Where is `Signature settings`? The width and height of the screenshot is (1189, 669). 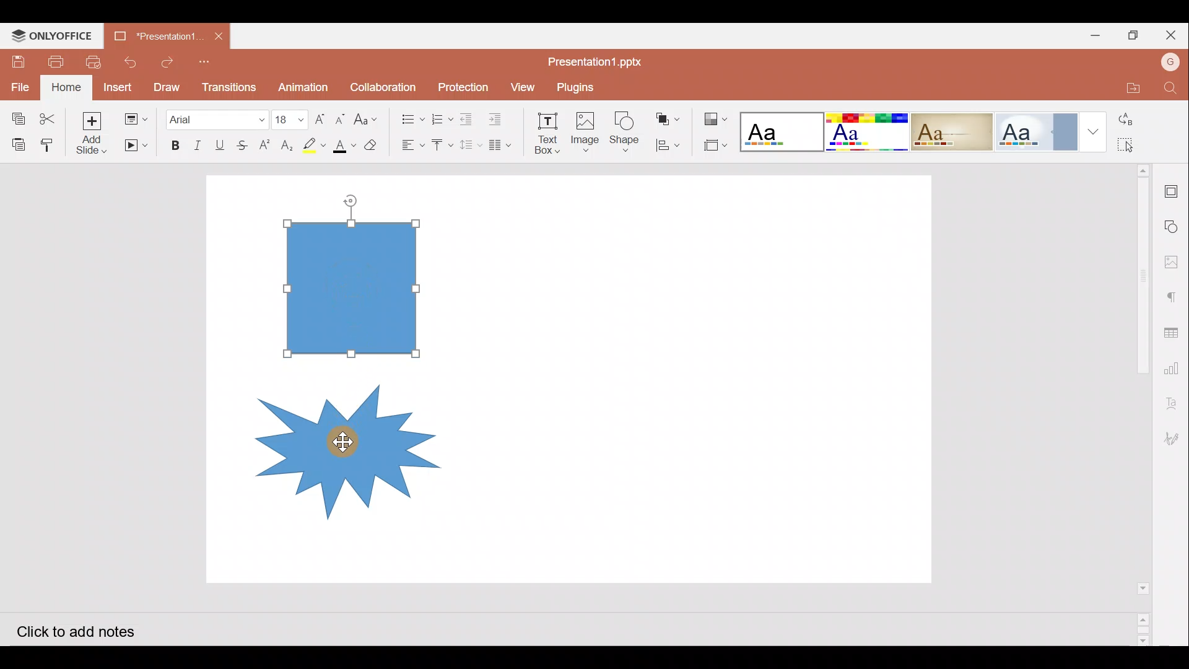 Signature settings is located at coordinates (1175, 438).